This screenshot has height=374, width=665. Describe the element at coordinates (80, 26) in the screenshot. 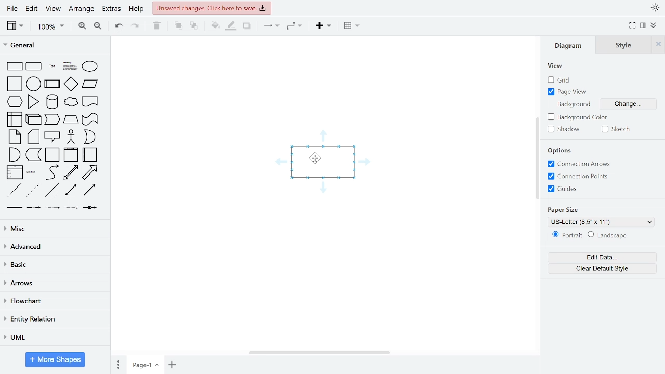

I see `zoom in` at that location.